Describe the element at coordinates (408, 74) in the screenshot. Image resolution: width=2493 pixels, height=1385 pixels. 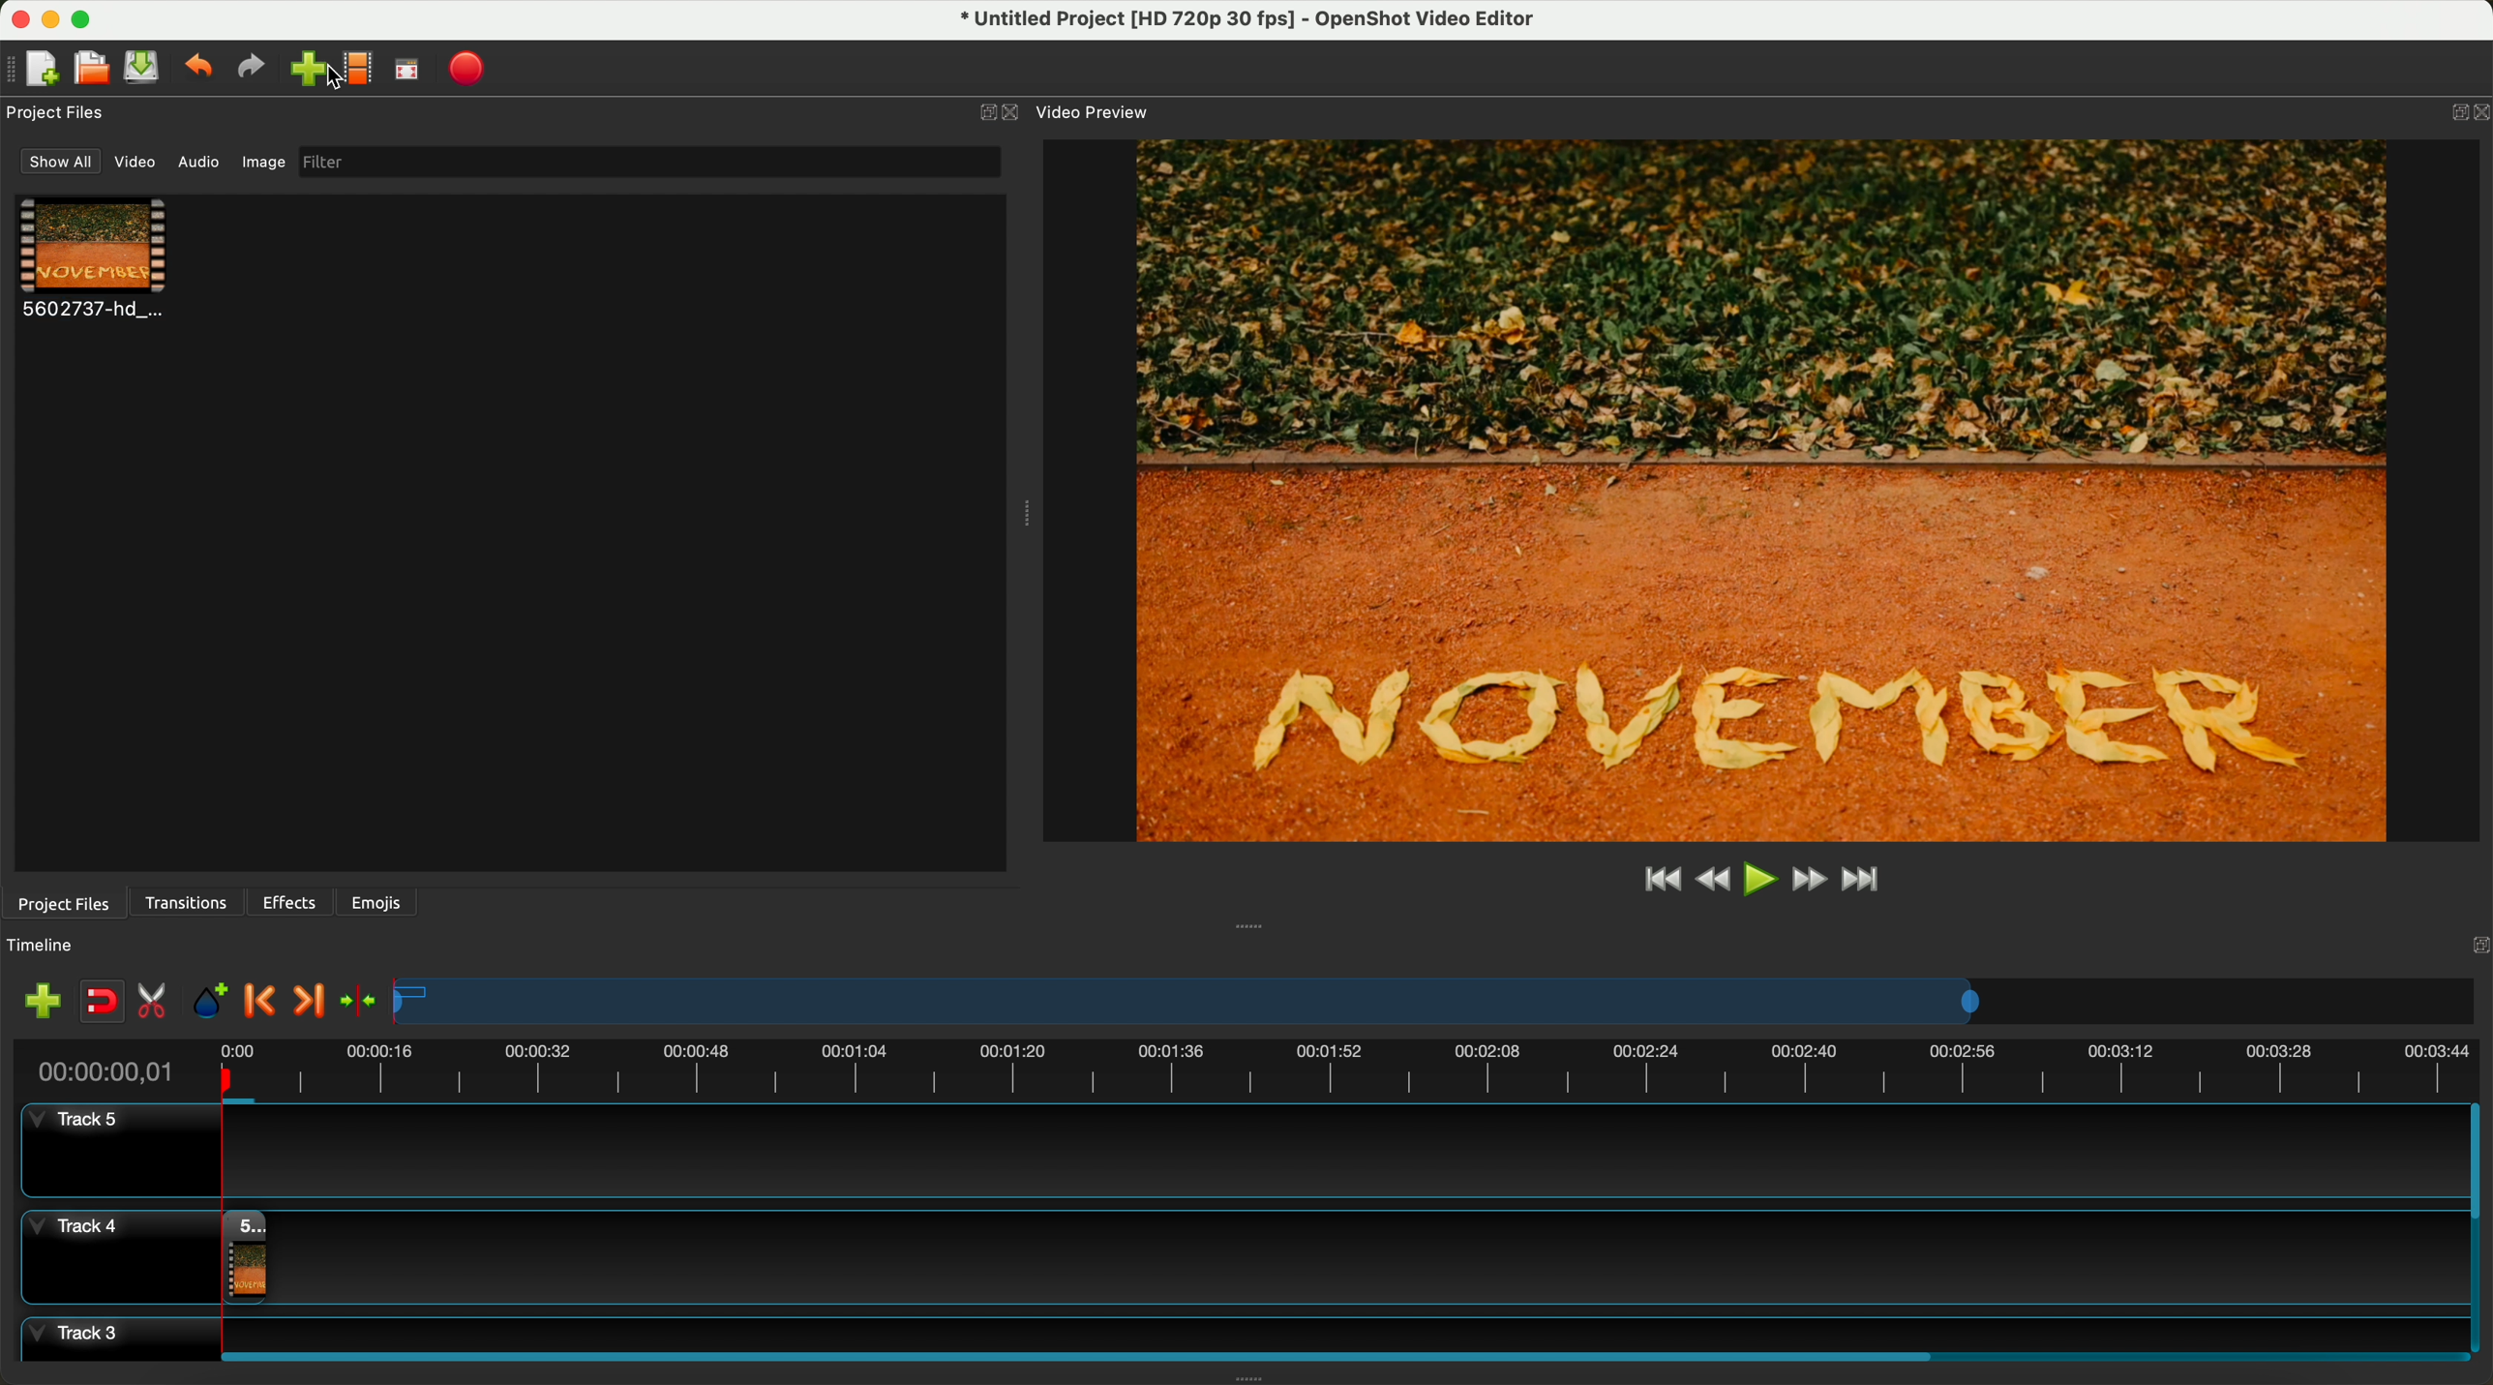
I see `full screen` at that location.